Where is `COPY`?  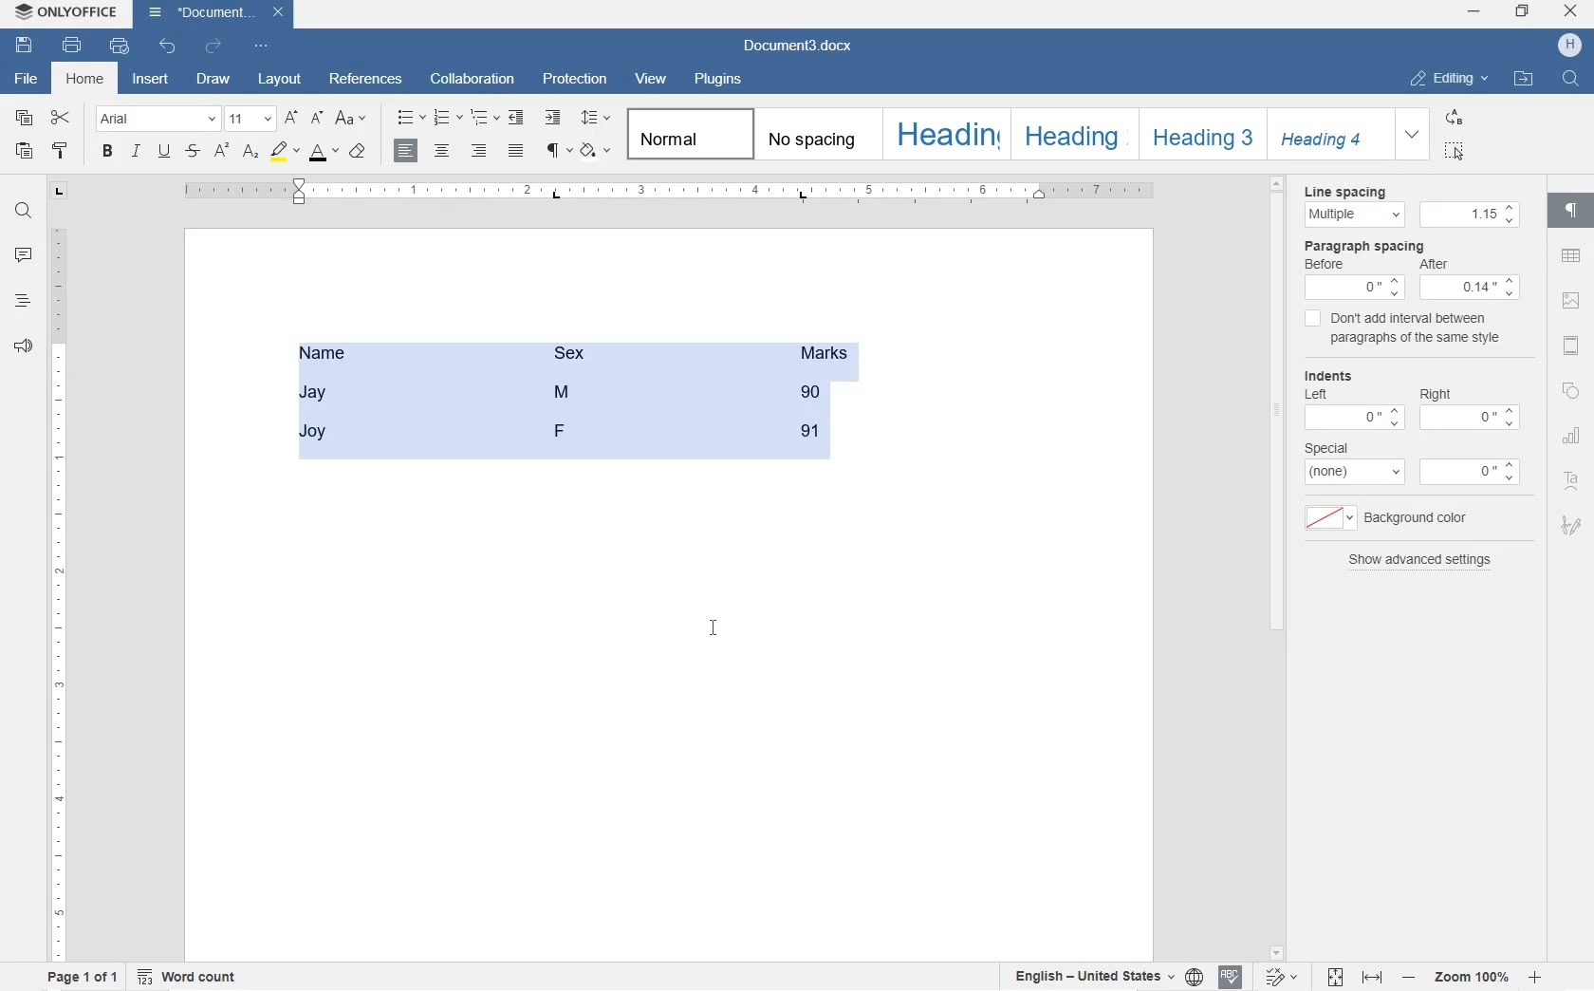 COPY is located at coordinates (24, 119).